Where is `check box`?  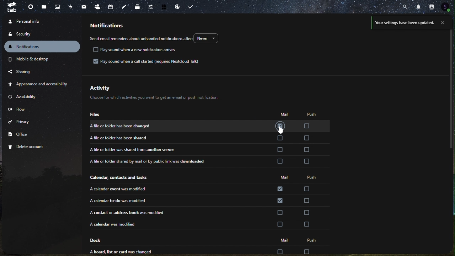 check box is located at coordinates (95, 61).